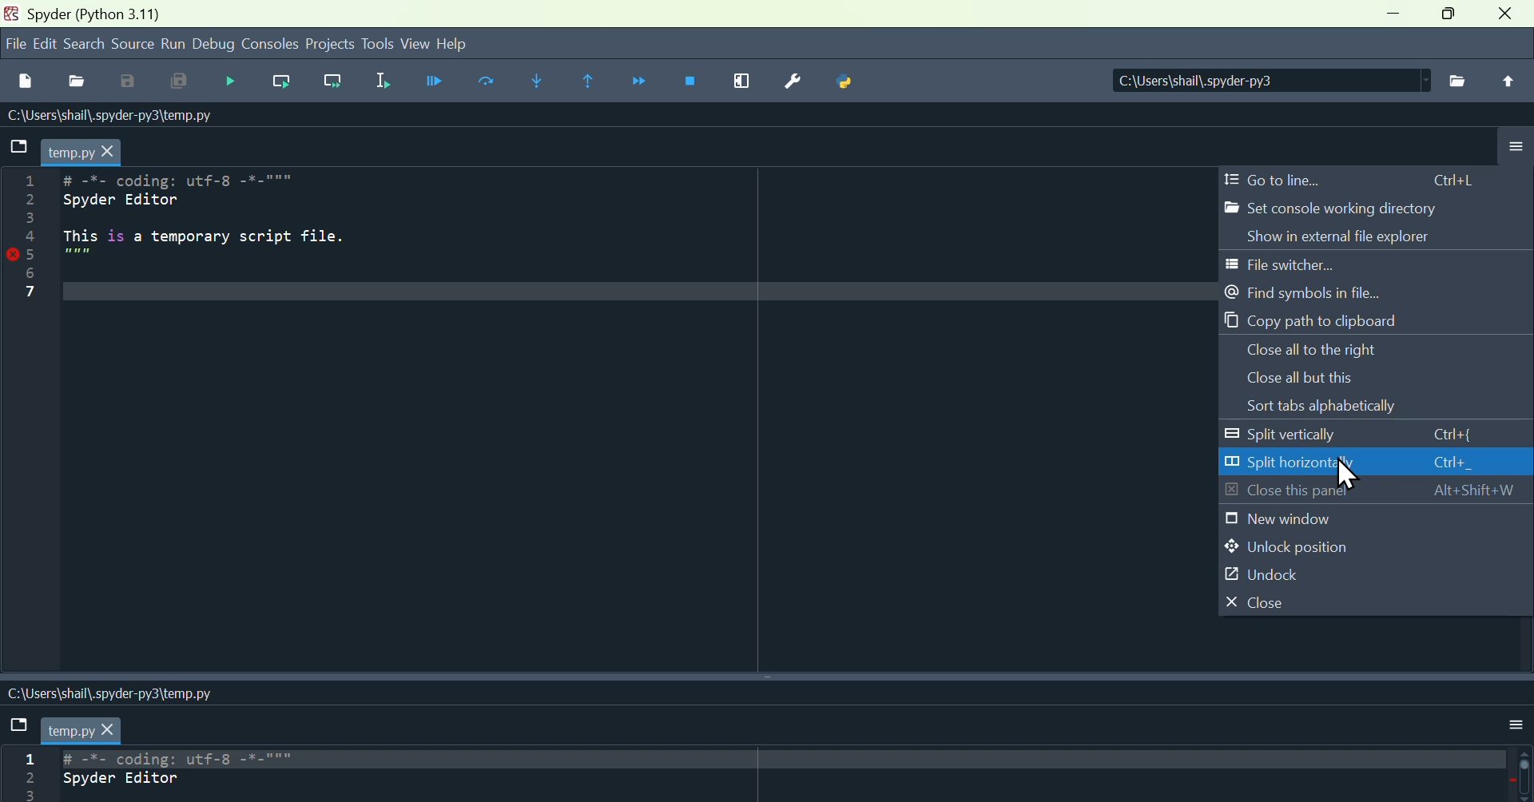  What do you see at coordinates (1396, 13) in the screenshot?
I see `minimise` at bounding box center [1396, 13].